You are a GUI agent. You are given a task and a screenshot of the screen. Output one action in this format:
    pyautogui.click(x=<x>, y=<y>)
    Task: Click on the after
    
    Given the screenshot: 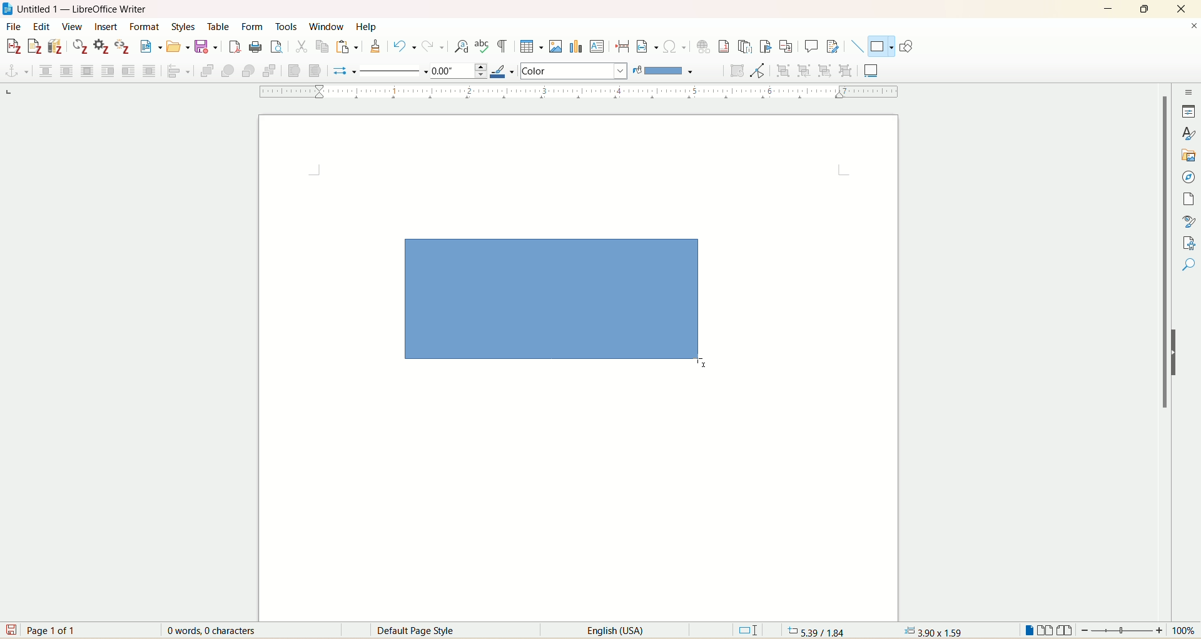 What is the action you would take?
    pyautogui.click(x=128, y=70)
    